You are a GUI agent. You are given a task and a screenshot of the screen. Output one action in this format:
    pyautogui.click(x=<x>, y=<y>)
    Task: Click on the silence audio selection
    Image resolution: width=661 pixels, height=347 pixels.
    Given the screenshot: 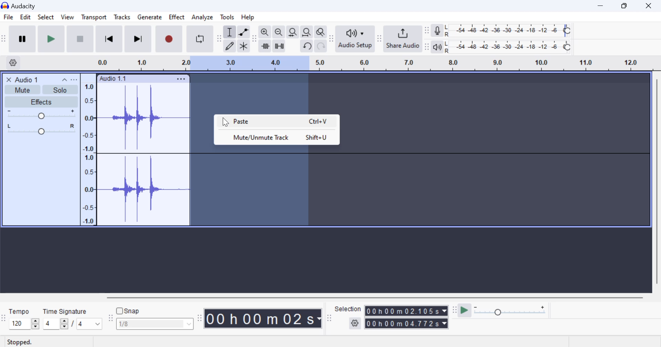 What is the action you would take?
    pyautogui.click(x=279, y=46)
    